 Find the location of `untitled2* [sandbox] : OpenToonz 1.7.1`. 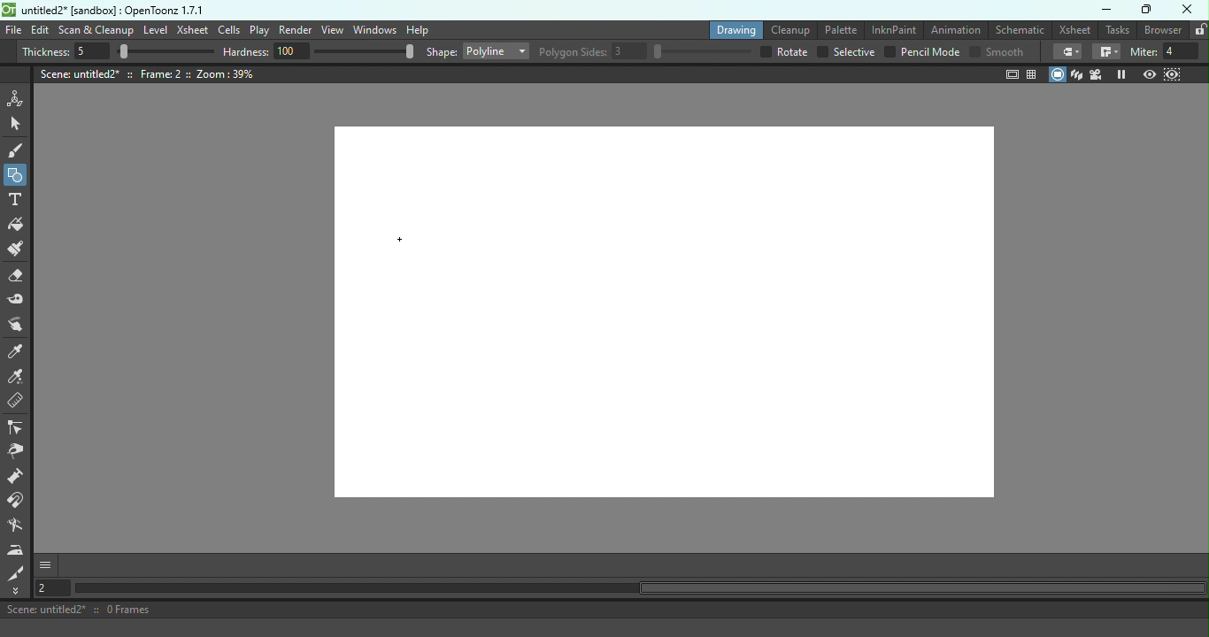

untitled2* [sandbox] : OpenToonz 1.7.1 is located at coordinates (103, 9).